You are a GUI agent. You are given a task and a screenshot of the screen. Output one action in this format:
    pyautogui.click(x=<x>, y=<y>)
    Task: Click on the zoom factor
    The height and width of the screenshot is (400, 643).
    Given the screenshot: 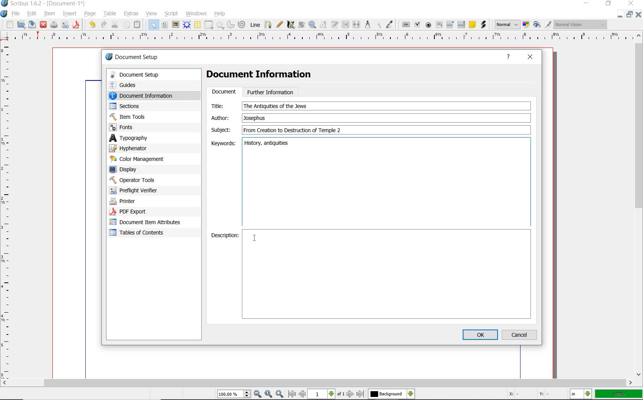 What is the action you would take?
    pyautogui.click(x=618, y=395)
    